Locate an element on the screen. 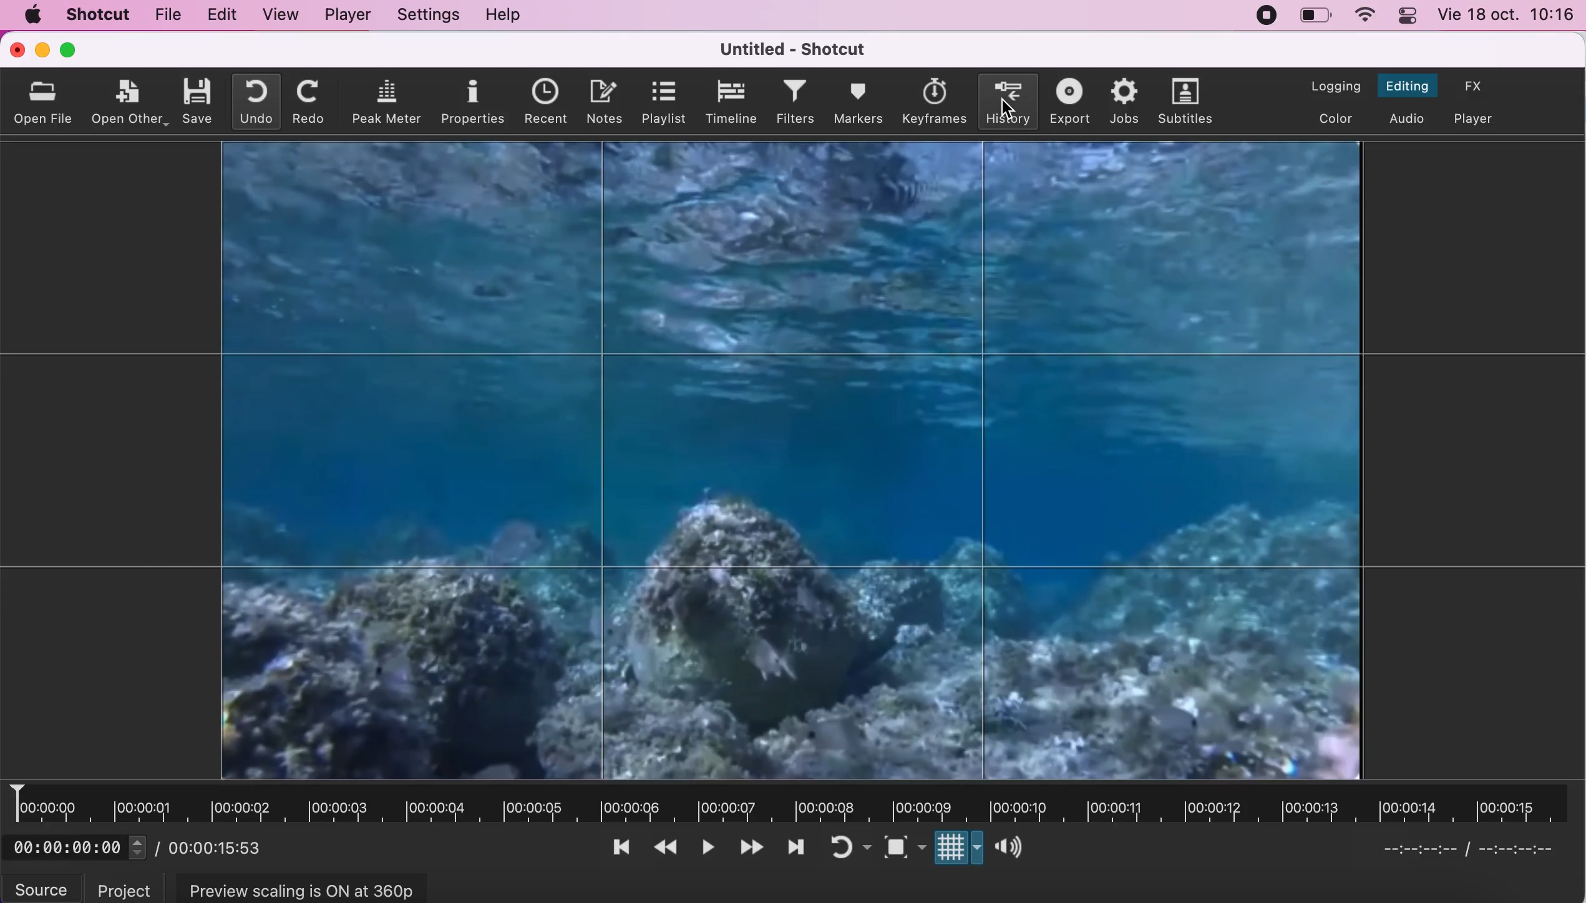 Image resolution: width=1586 pixels, height=903 pixels. switch to the audio layout is located at coordinates (1408, 117).